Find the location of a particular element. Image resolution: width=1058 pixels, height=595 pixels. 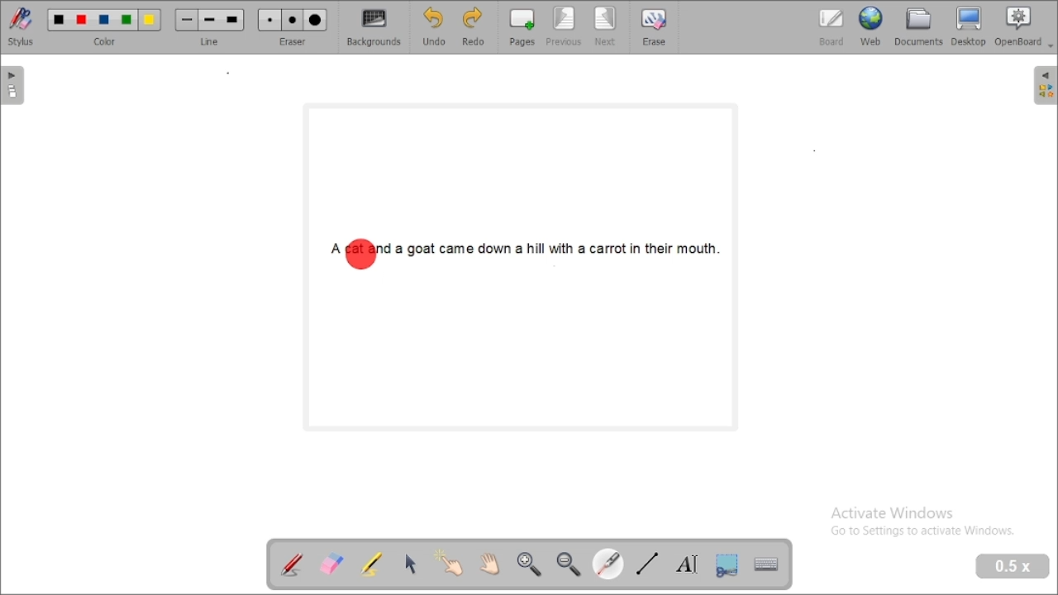

sidebar settings is located at coordinates (1044, 86).